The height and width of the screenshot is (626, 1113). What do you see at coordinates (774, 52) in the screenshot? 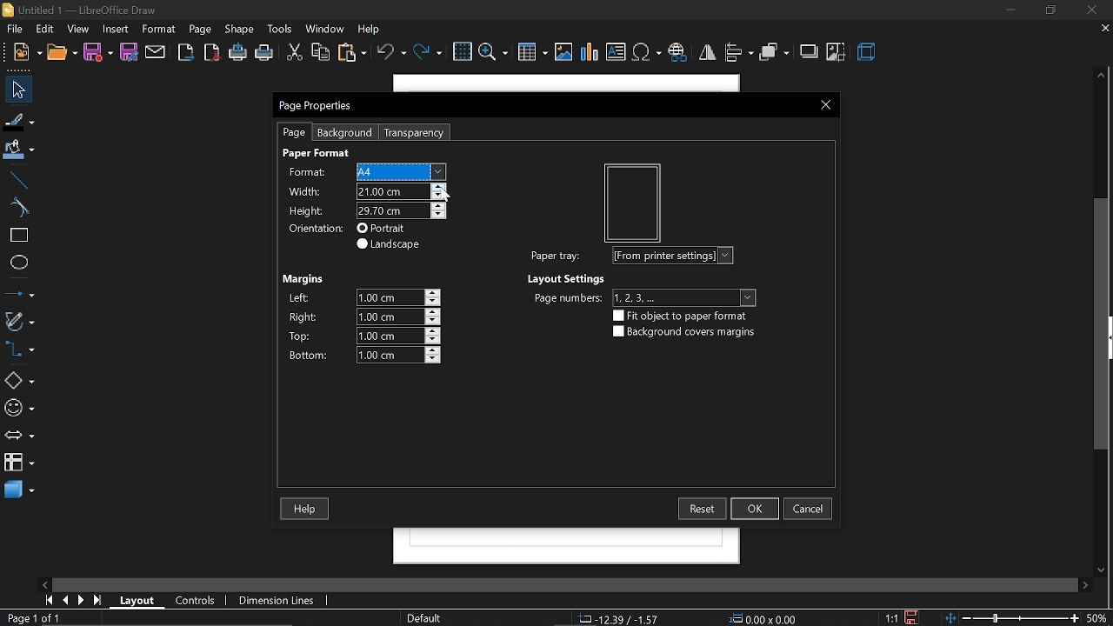
I see `arrange` at bounding box center [774, 52].